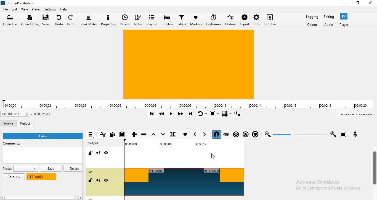 The width and height of the screenshot is (377, 200). What do you see at coordinates (50, 9) in the screenshot?
I see `Settings` at bounding box center [50, 9].